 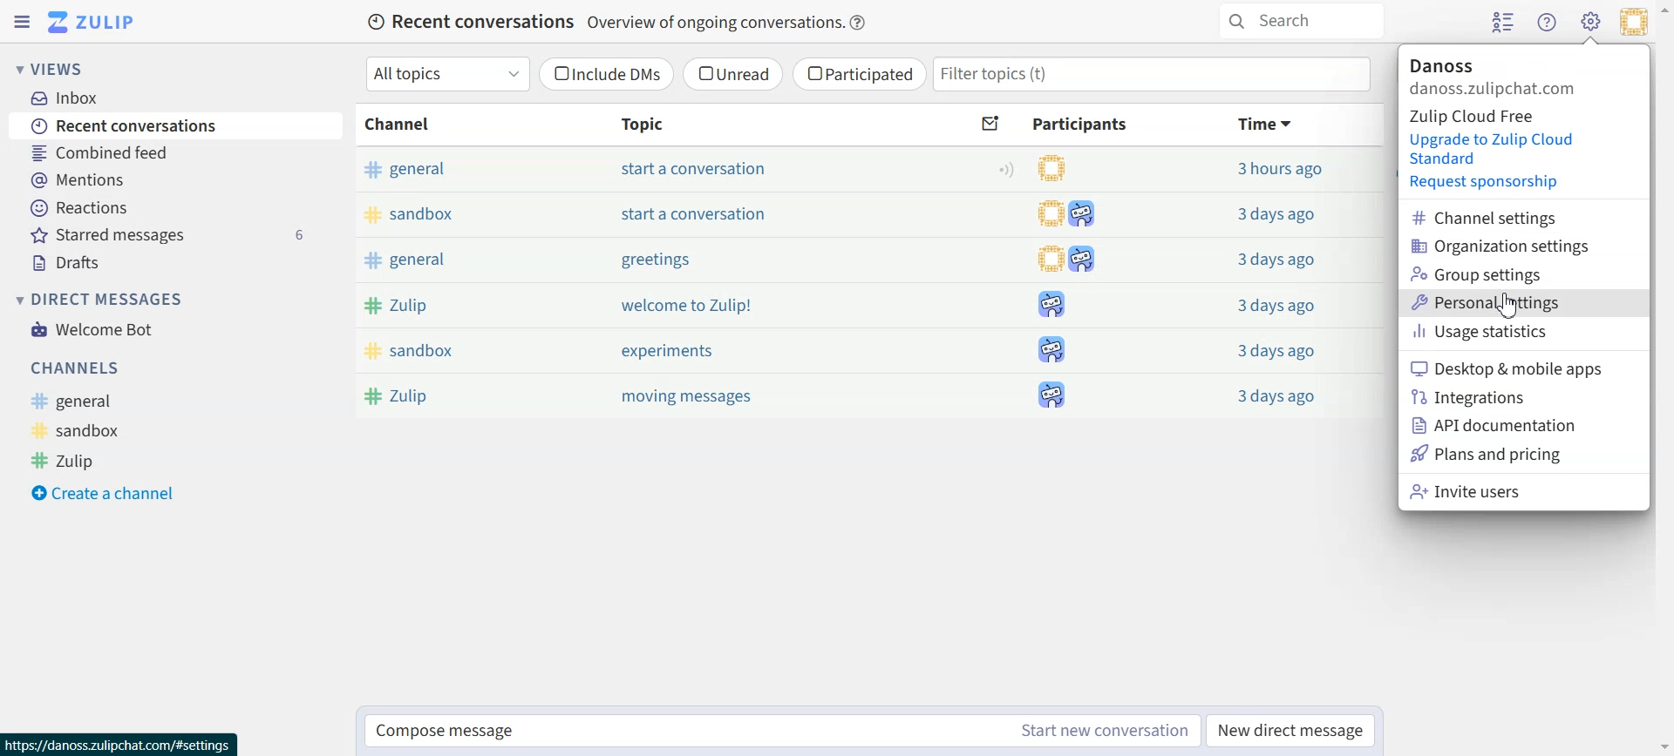 I want to click on Upgrade to Zulip Cloud Standard, so click(x=1494, y=152).